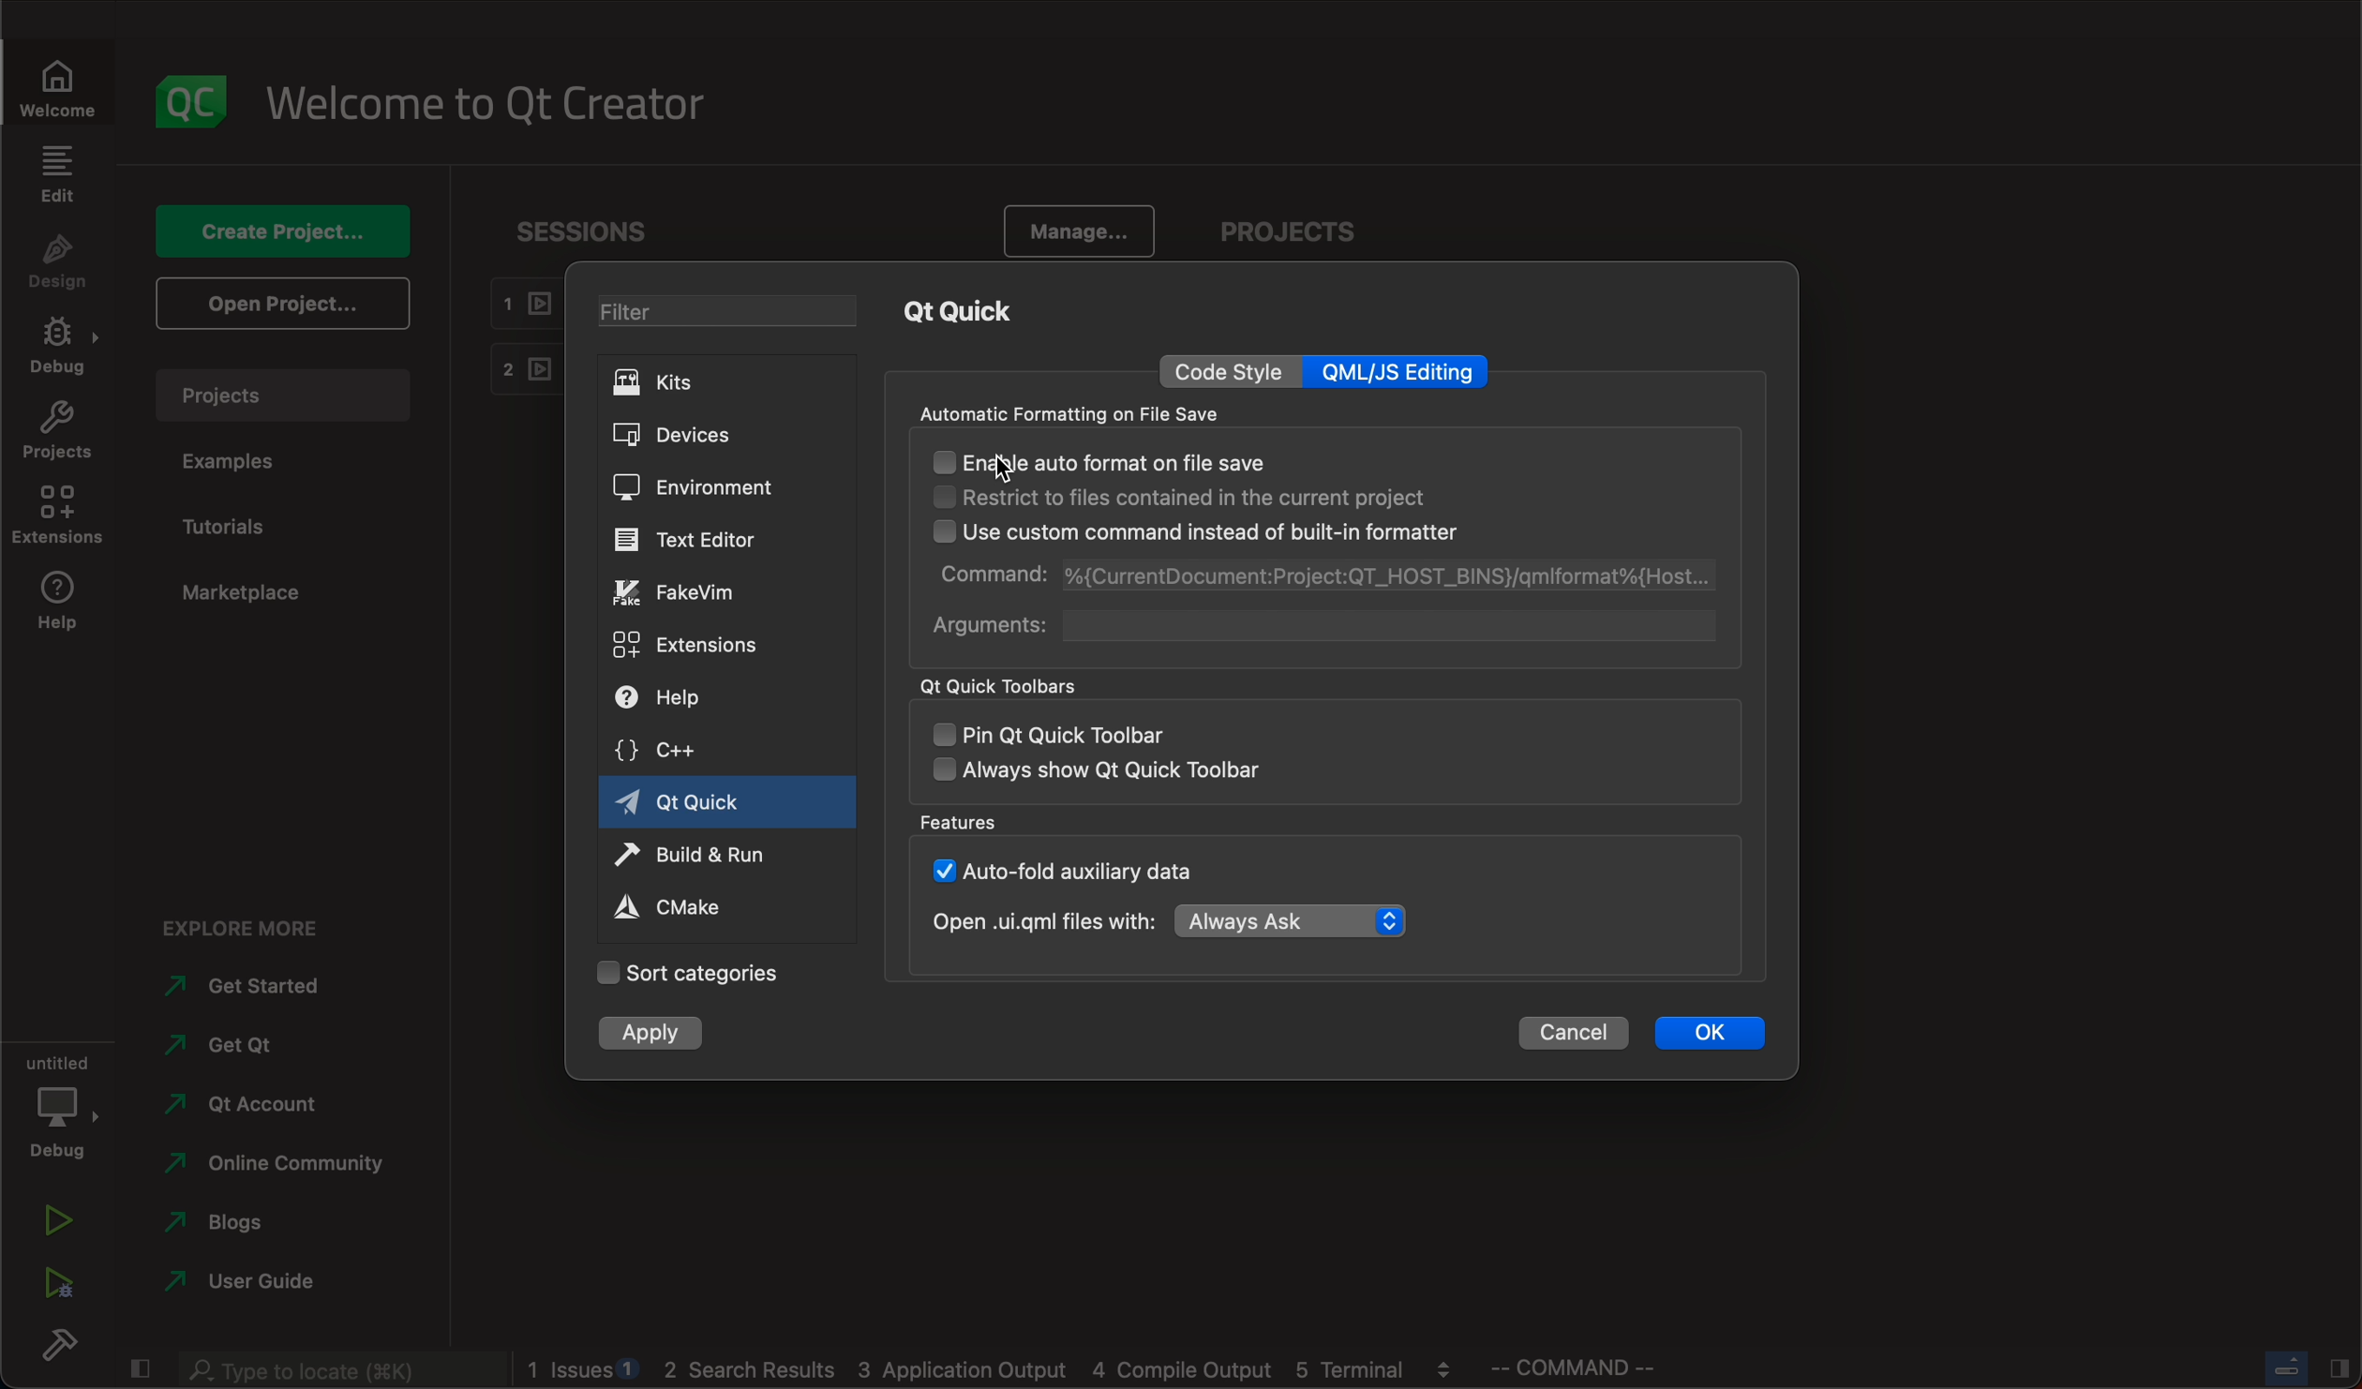 Image resolution: width=2362 pixels, height=1389 pixels. I want to click on logs, so click(997, 1372).